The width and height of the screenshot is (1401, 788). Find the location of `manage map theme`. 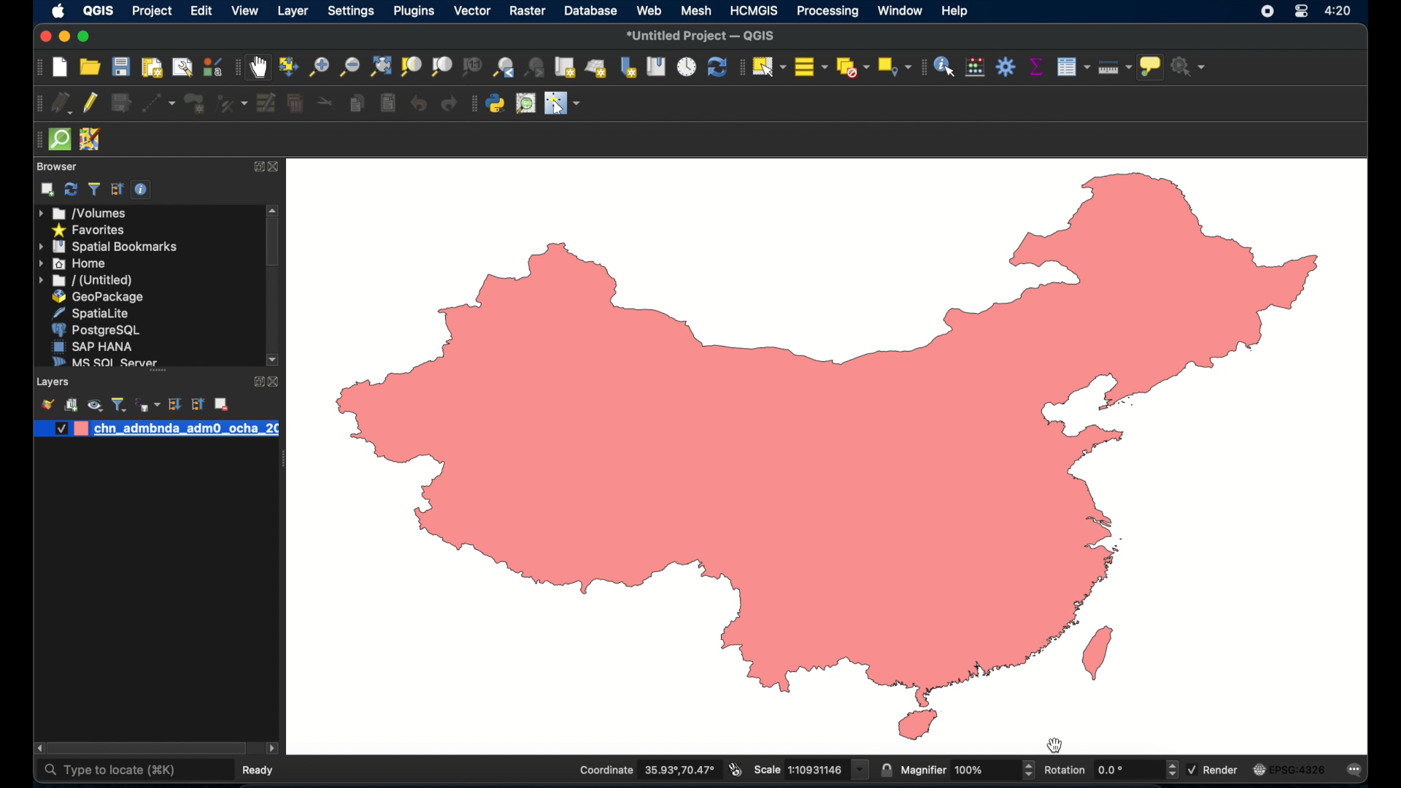

manage map theme is located at coordinates (94, 405).